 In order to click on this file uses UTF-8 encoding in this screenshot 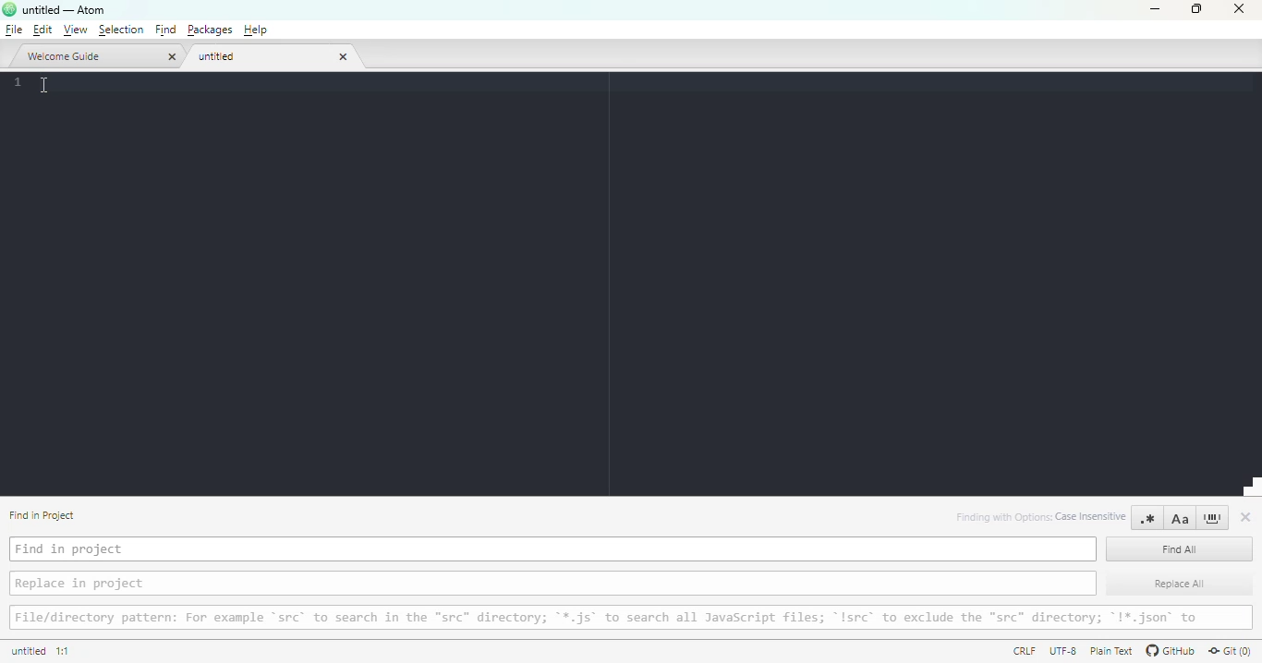, I will do `click(1061, 649)`.